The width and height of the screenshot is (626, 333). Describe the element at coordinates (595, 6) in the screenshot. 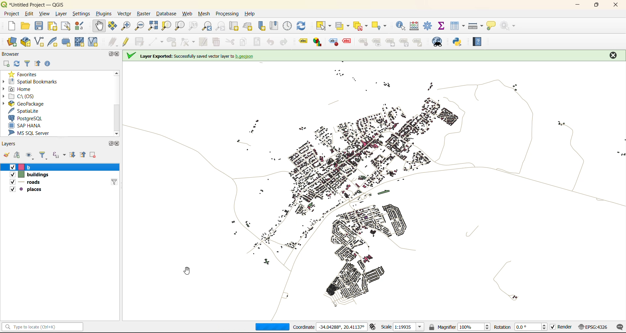

I see `maximize` at that location.